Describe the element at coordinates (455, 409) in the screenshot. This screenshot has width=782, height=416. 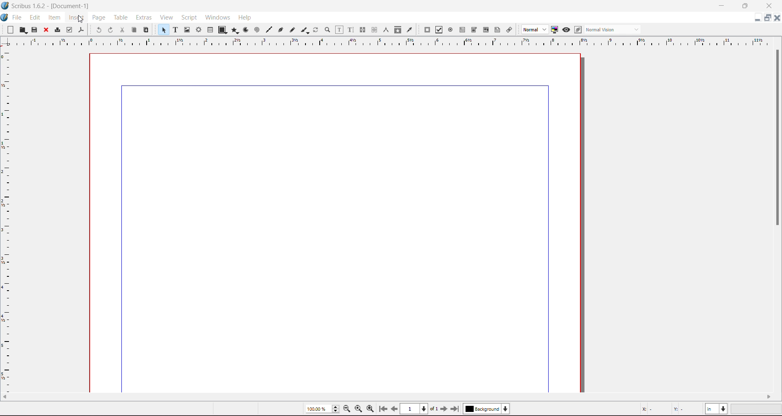
I see `Go to last page` at that location.